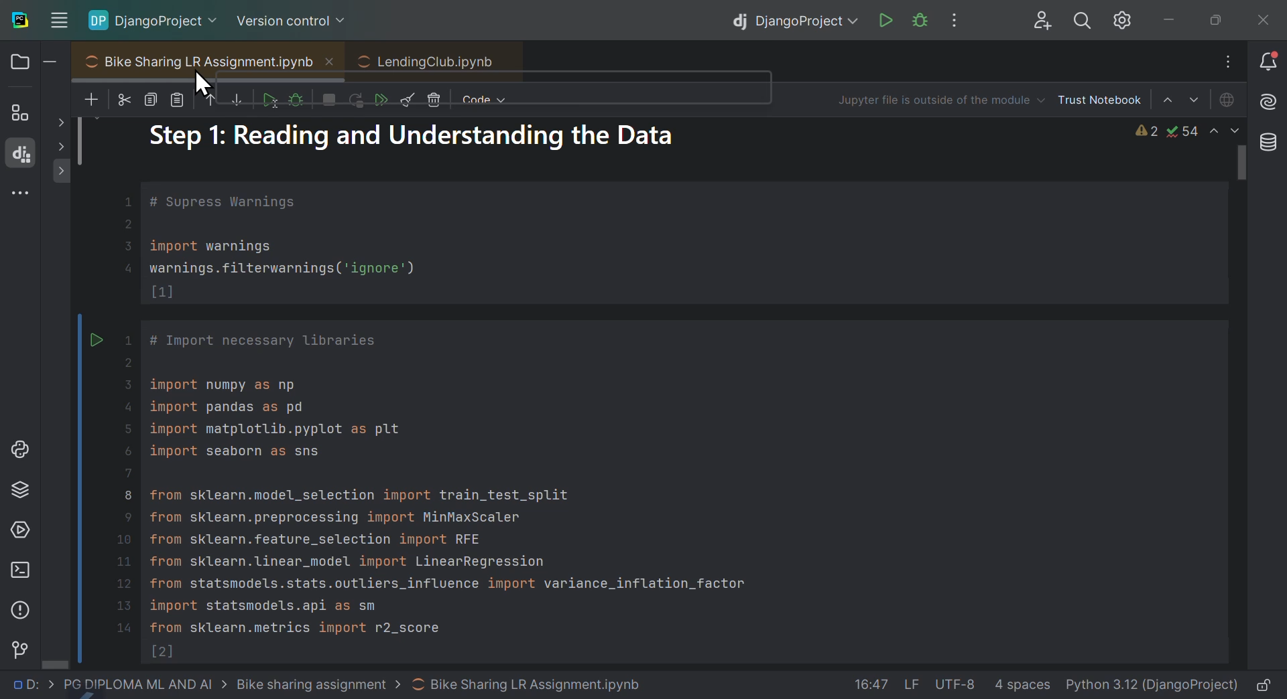 The width and height of the screenshot is (1287, 699). What do you see at coordinates (62, 21) in the screenshot?
I see `` at bounding box center [62, 21].